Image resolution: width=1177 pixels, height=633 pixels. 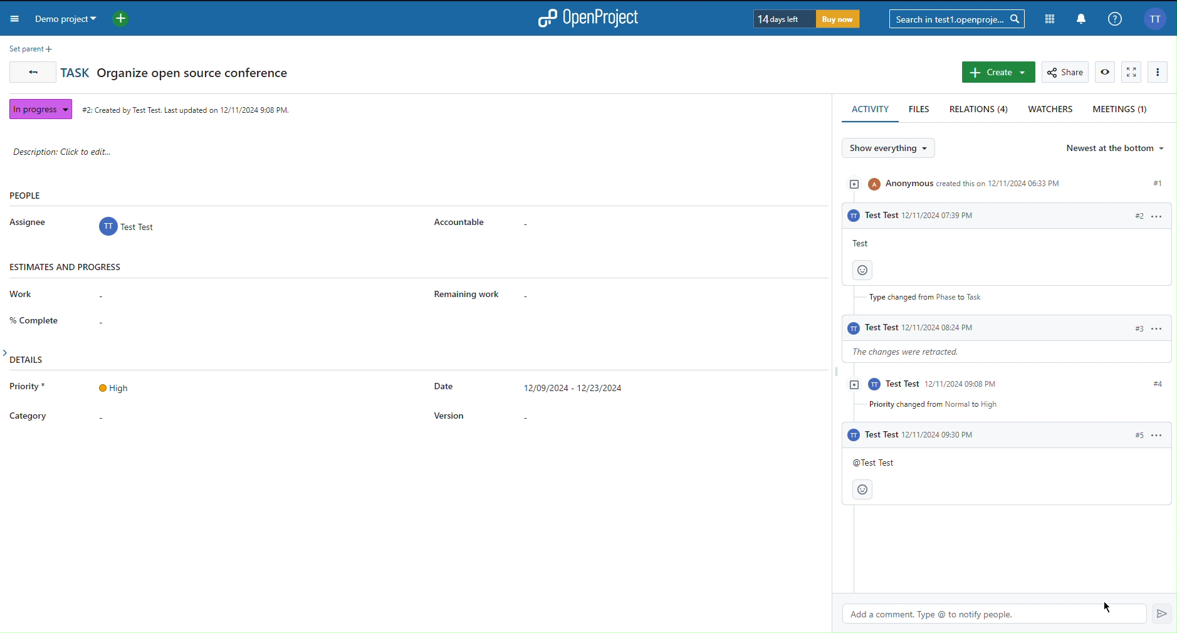 I want to click on Menu, so click(x=16, y=20).